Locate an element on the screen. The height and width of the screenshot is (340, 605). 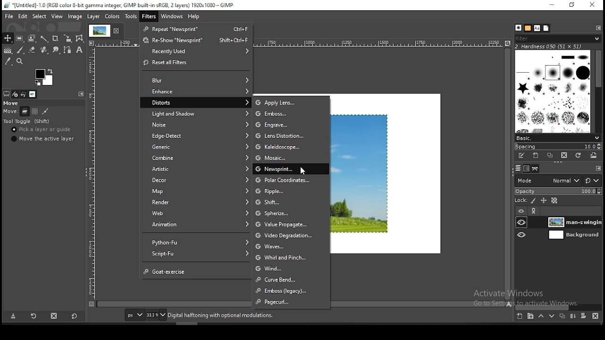
configure this tab is located at coordinates (83, 94).